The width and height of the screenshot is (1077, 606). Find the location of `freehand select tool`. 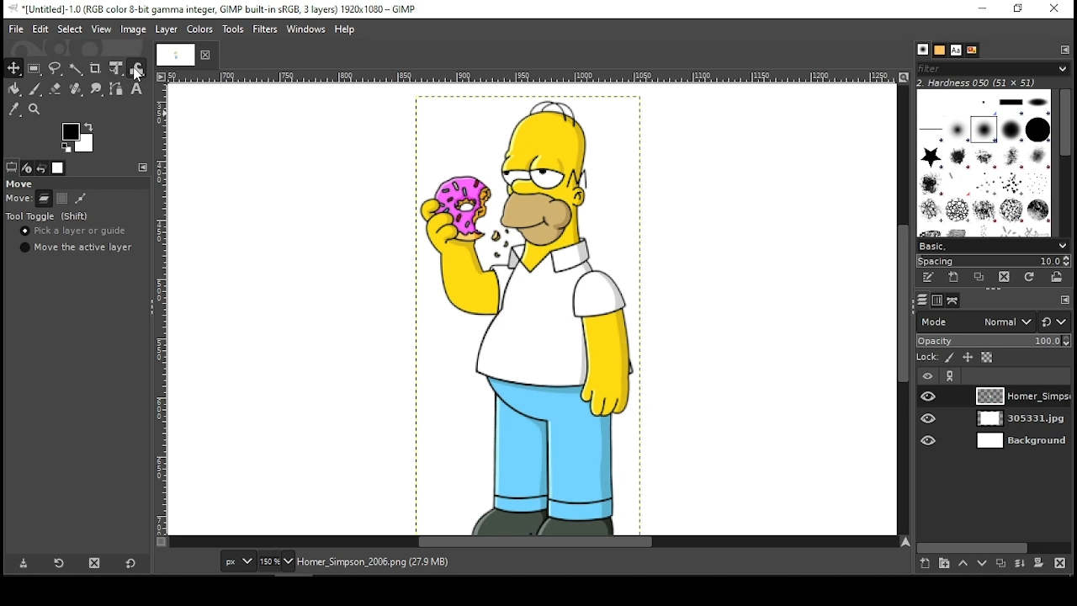

freehand select tool is located at coordinates (55, 68).